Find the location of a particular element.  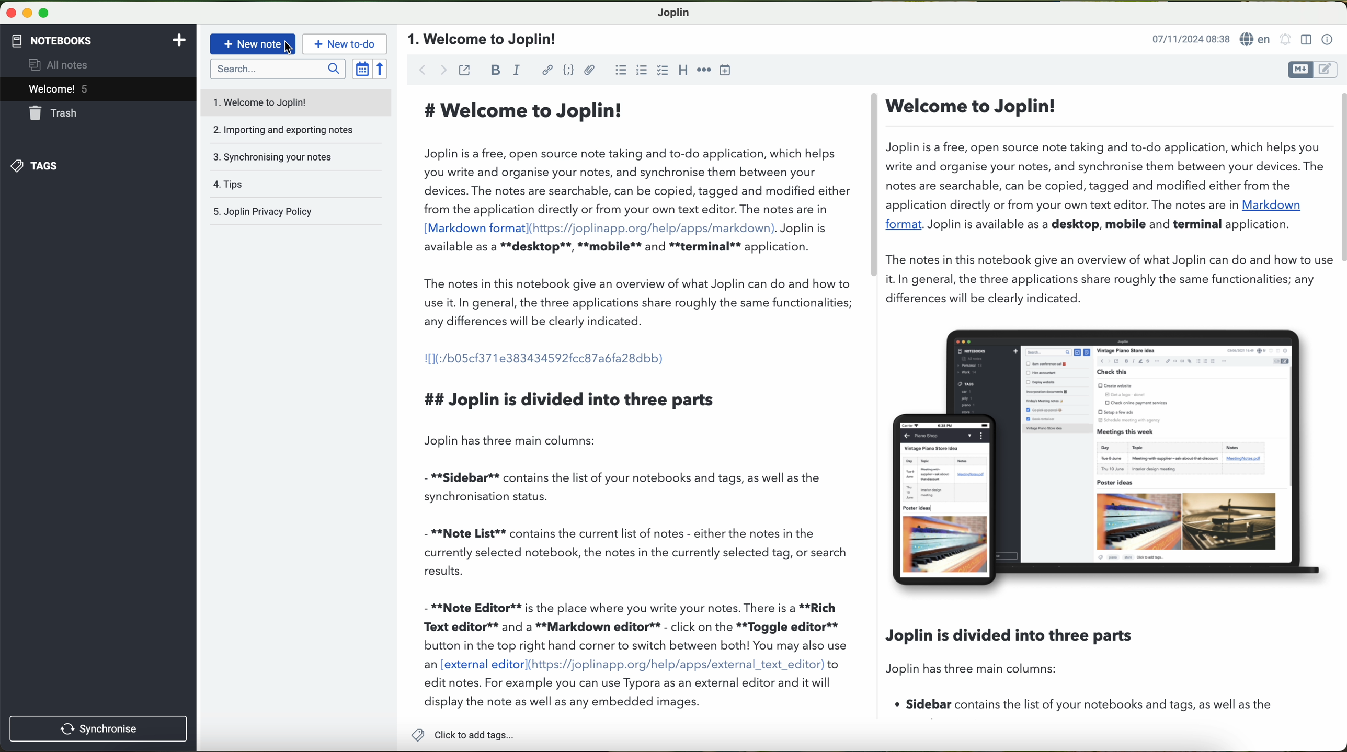

bulleted list is located at coordinates (621, 70).